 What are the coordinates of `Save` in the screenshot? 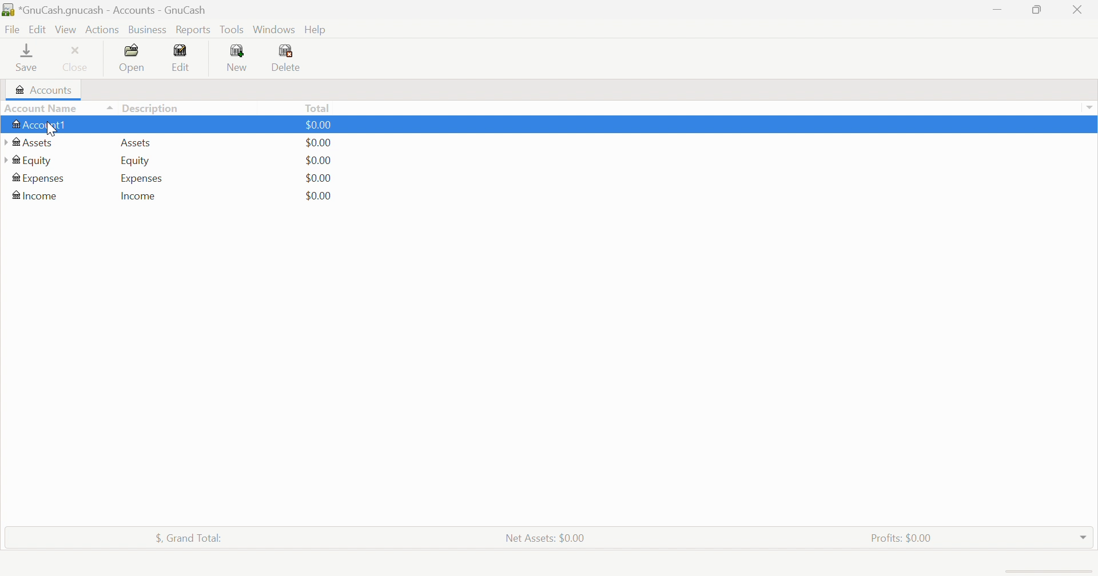 It's located at (30, 58).